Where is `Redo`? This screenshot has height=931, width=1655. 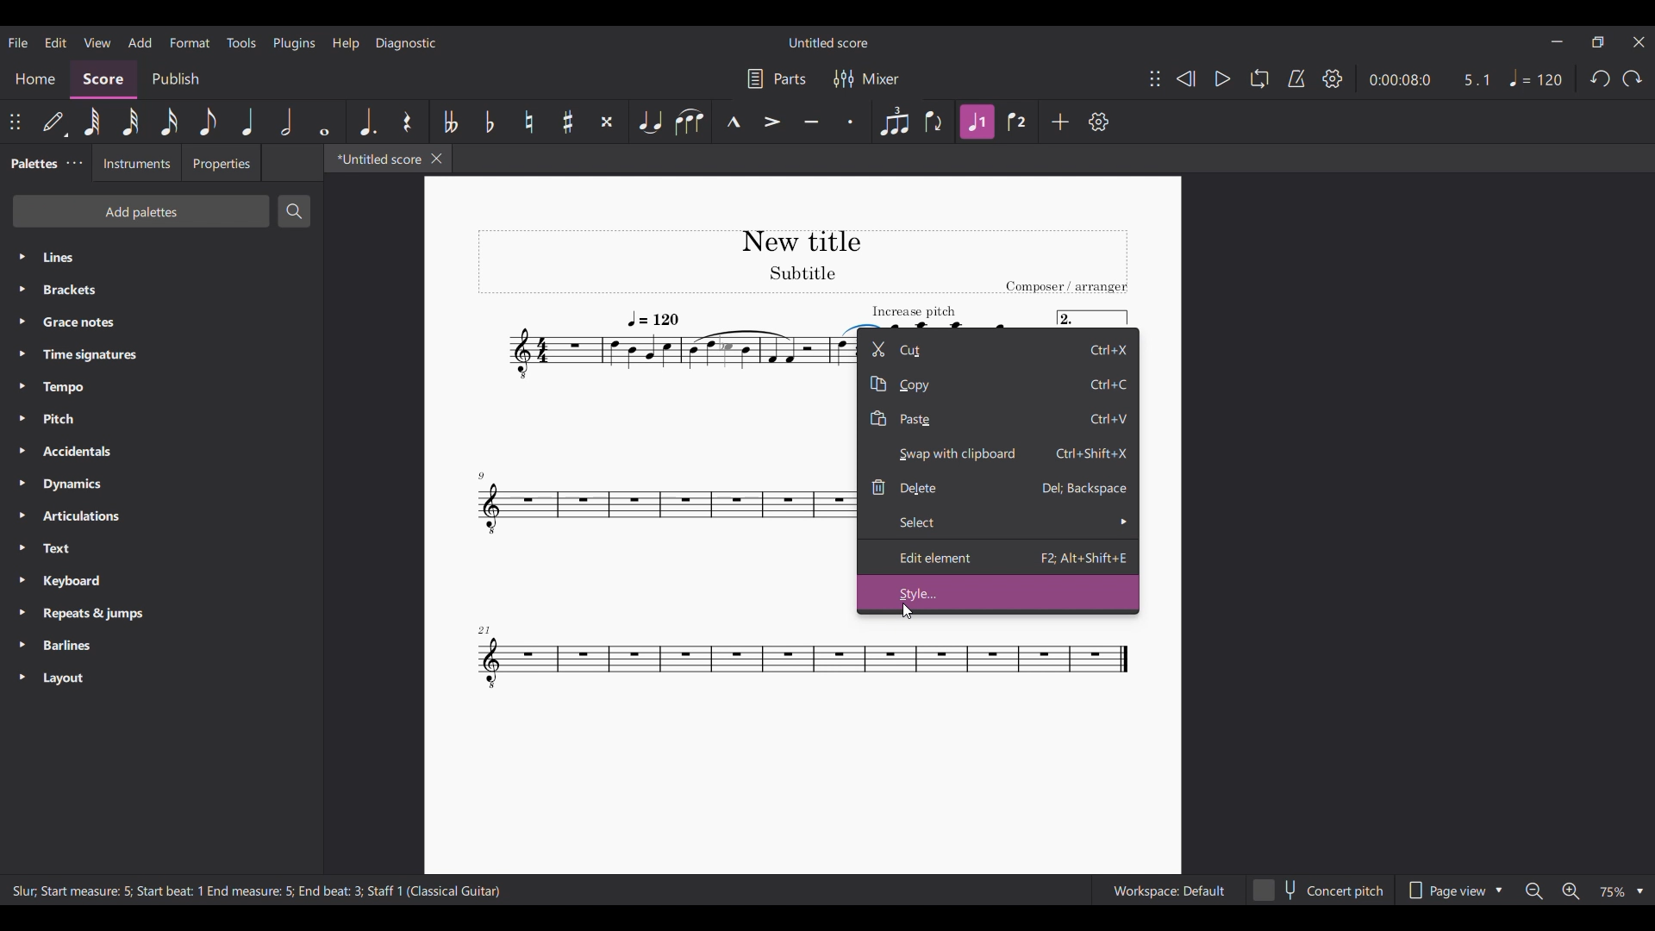
Redo is located at coordinates (1633, 78).